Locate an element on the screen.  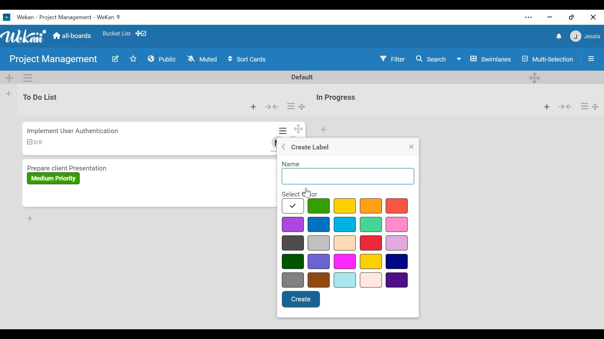
Desktop drag handles is located at coordinates (597, 106).